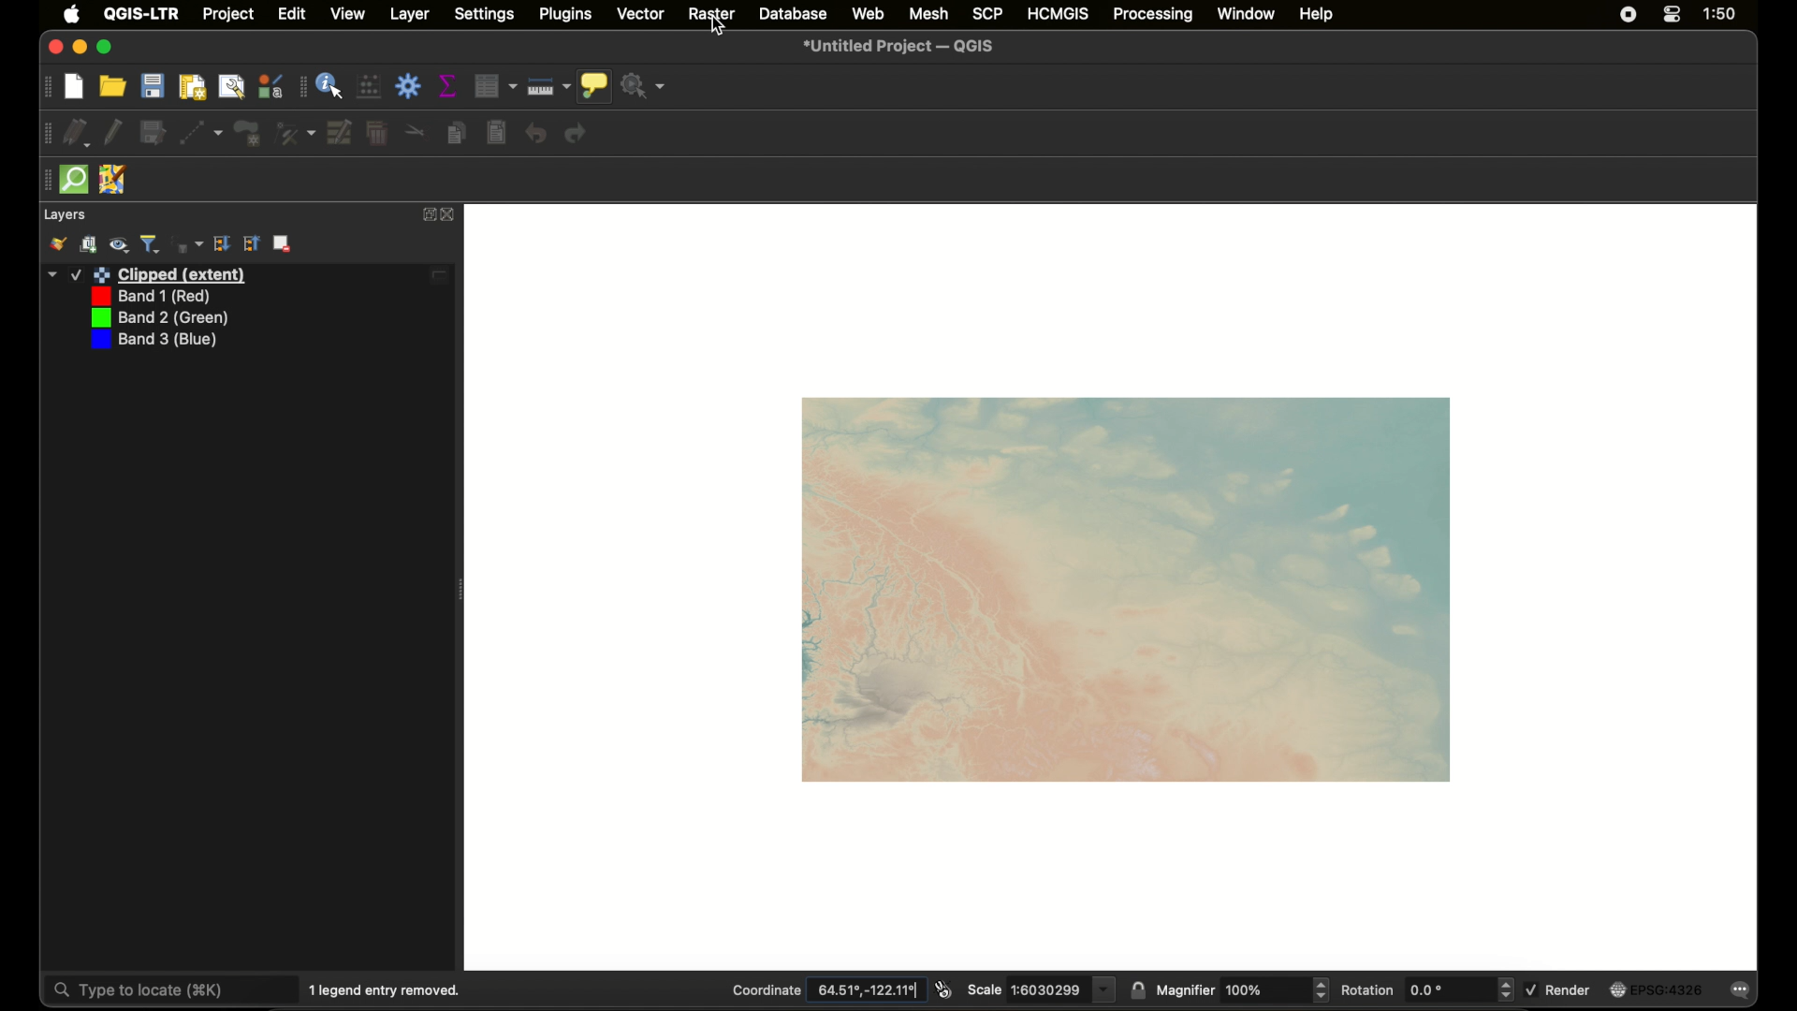 The width and height of the screenshot is (1797, 1011). Describe the element at coordinates (107, 48) in the screenshot. I see `maximize` at that location.